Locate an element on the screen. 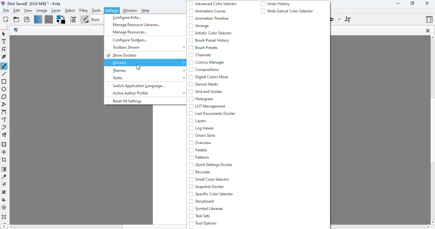  onion skins is located at coordinates (203, 135).